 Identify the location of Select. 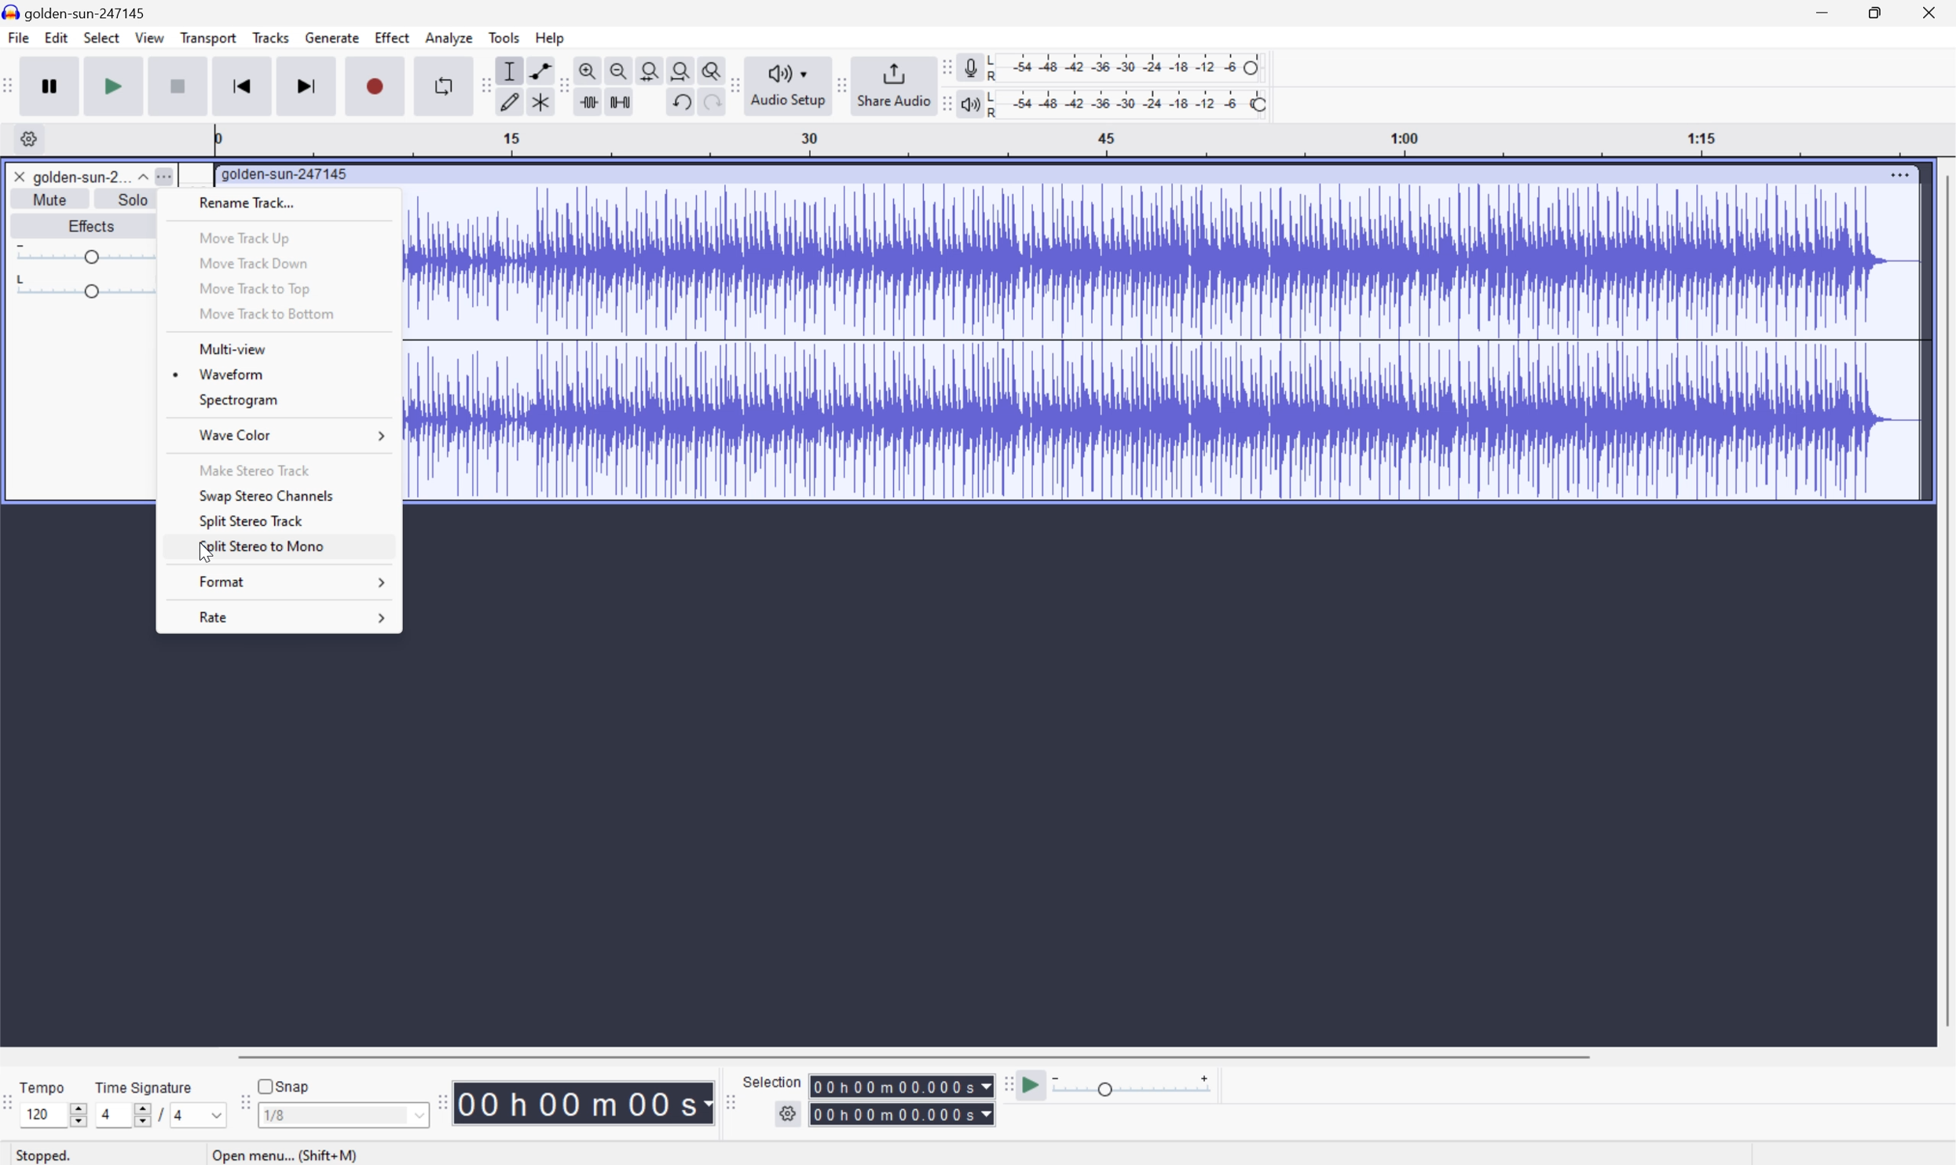
(104, 40).